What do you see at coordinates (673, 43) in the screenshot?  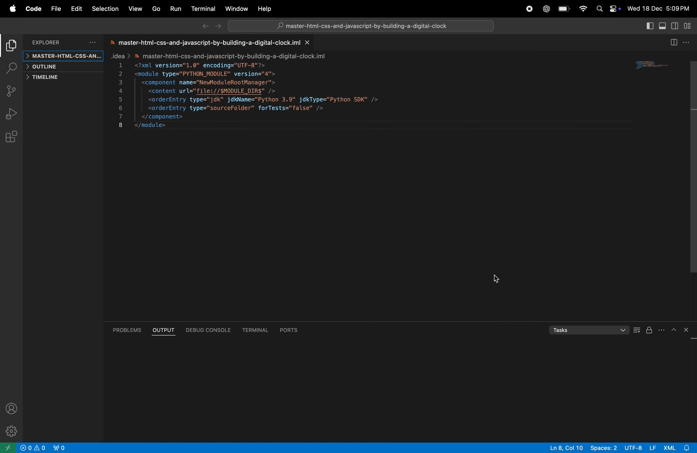 I see `split editor` at bounding box center [673, 43].